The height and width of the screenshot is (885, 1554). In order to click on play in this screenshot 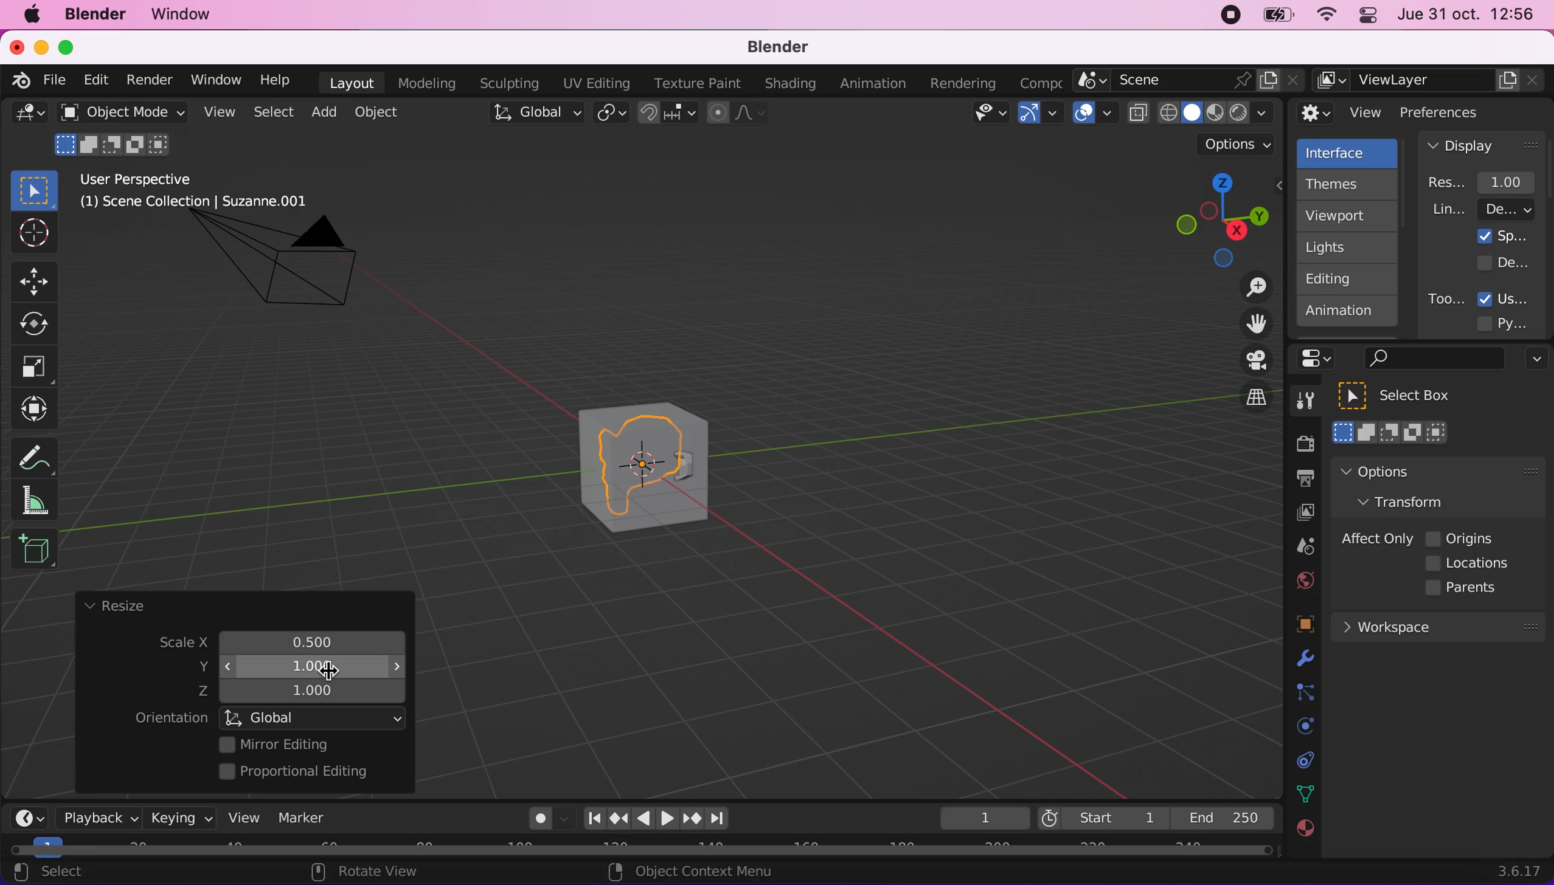, I will do `click(656, 819)`.